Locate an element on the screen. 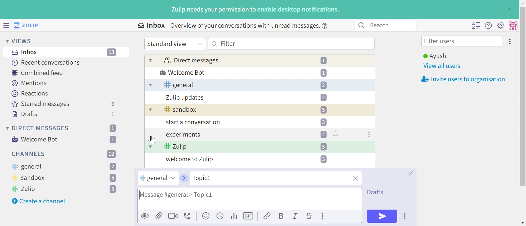 The height and width of the screenshot is (226, 526). Invite users to organisation is located at coordinates (462, 80).